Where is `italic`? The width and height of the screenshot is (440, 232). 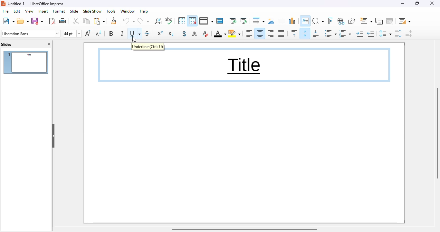 italic is located at coordinates (122, 33).